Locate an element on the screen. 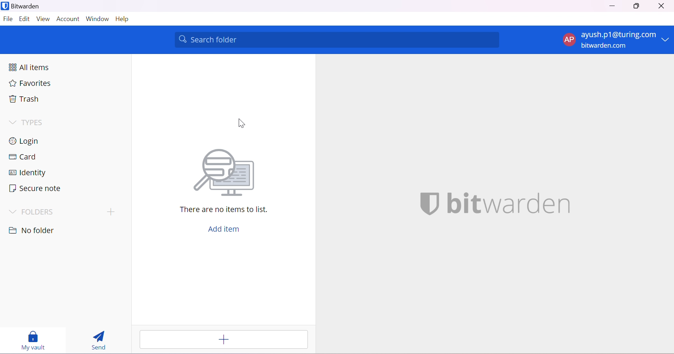  Search folder is located at coordinates (338, 40).